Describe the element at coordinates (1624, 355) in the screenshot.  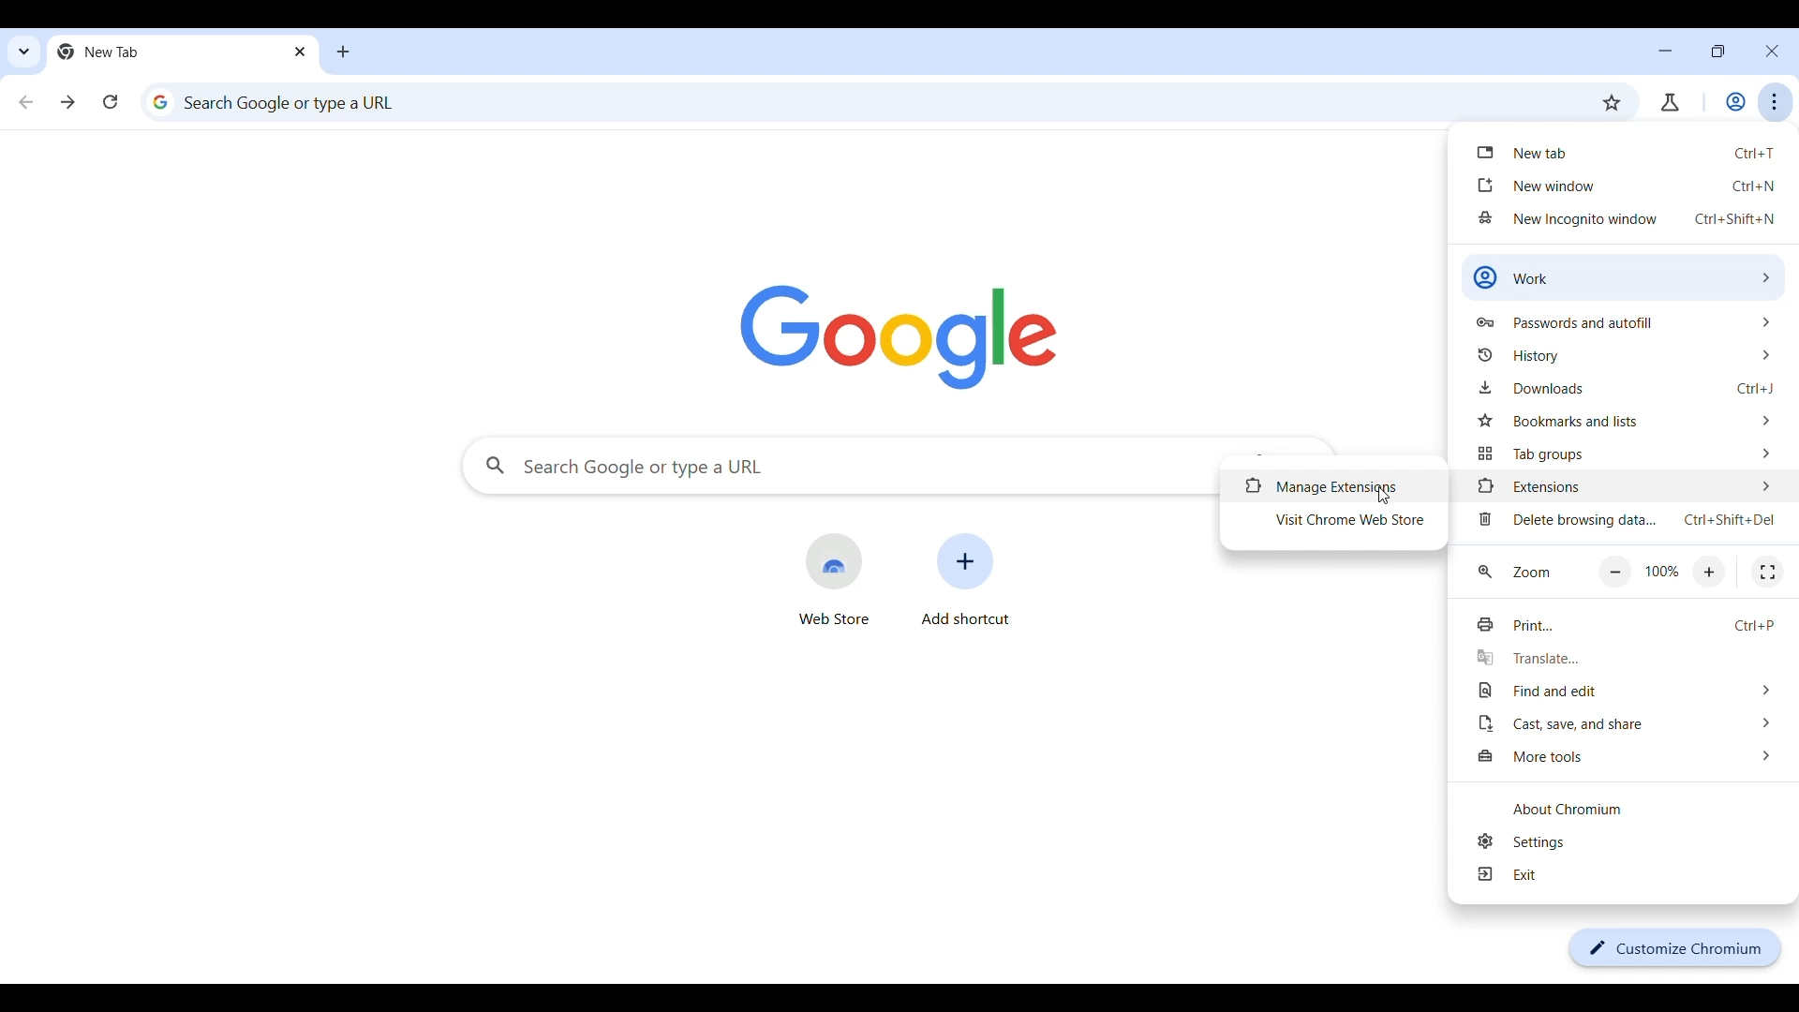
I see `History options` at that location.